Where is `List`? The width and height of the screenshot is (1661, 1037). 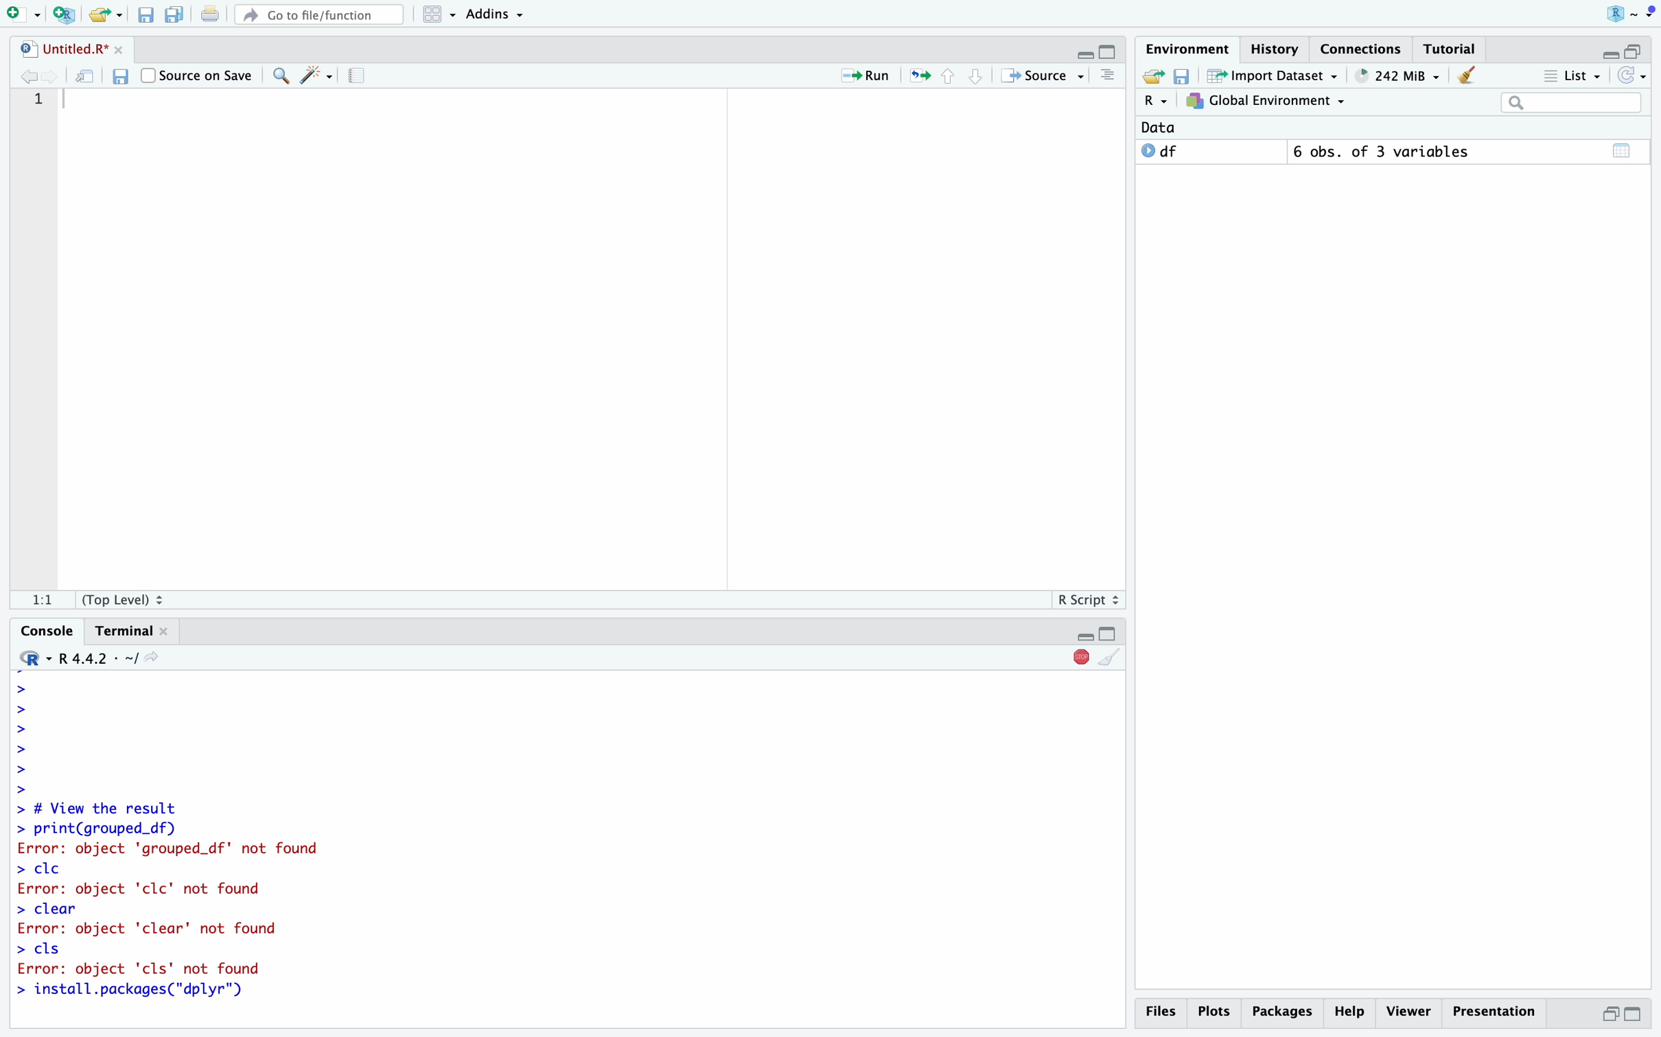
List is located at coordinates (1572, 75).